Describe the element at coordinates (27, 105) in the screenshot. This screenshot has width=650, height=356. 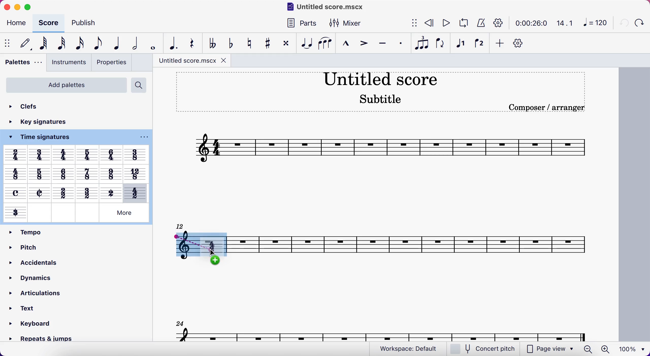
I see `clefs` at that location.